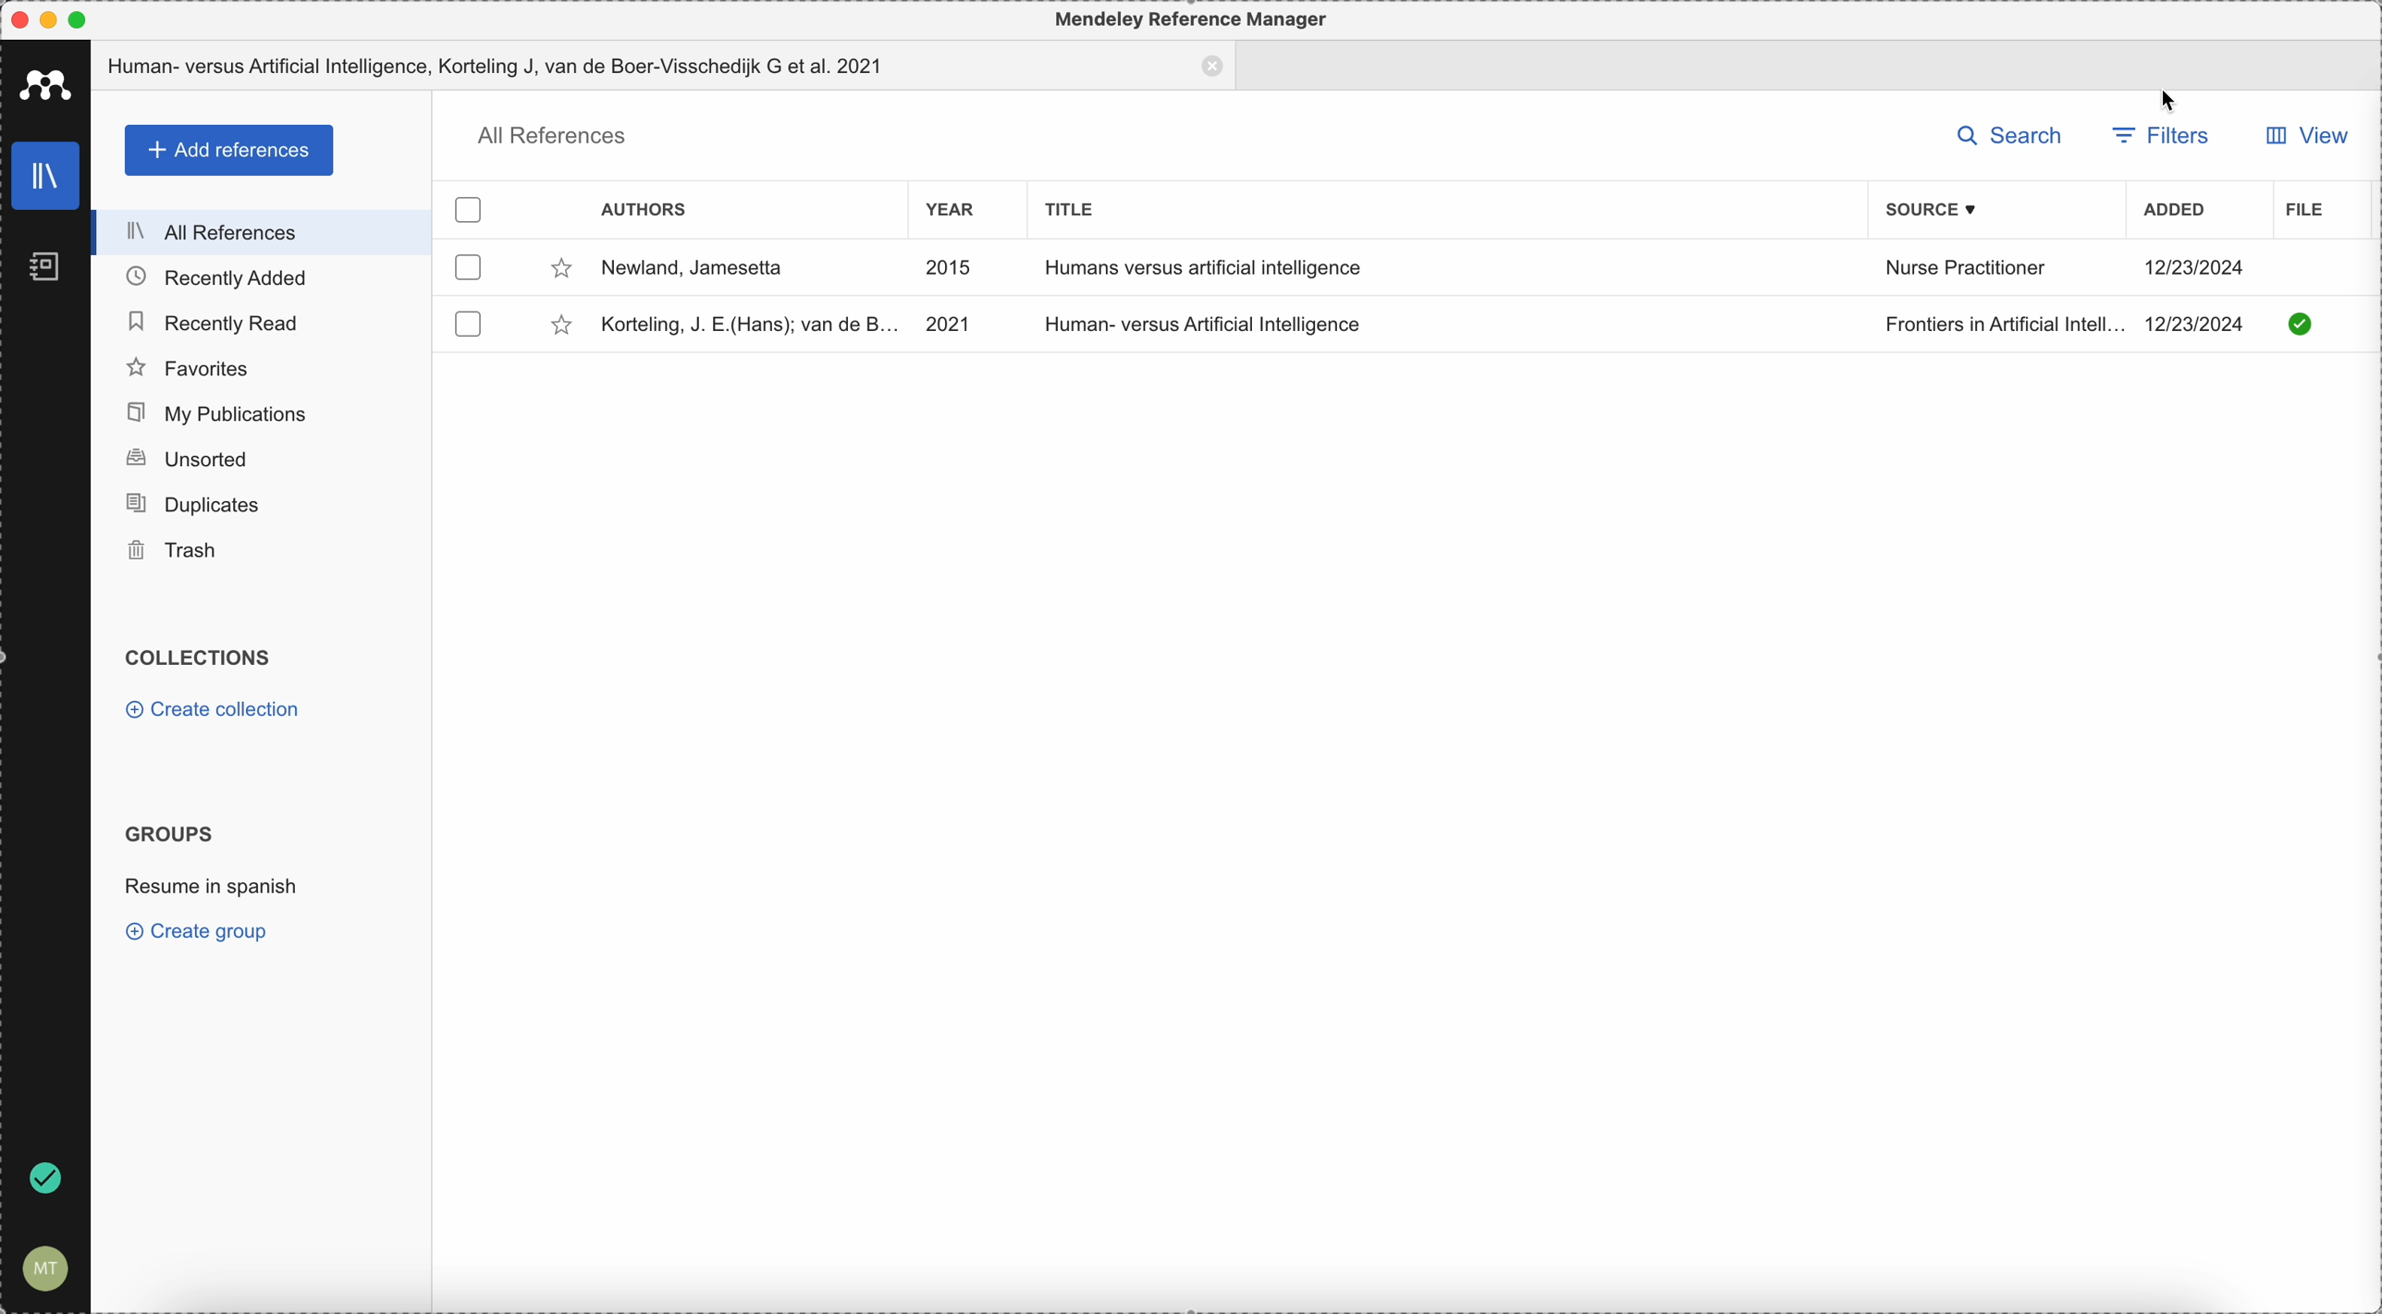 This screenshot has height=1314, width=2382. Describe the element at coordinates (1937, 211) in the screenshot. I see `source` at that location.